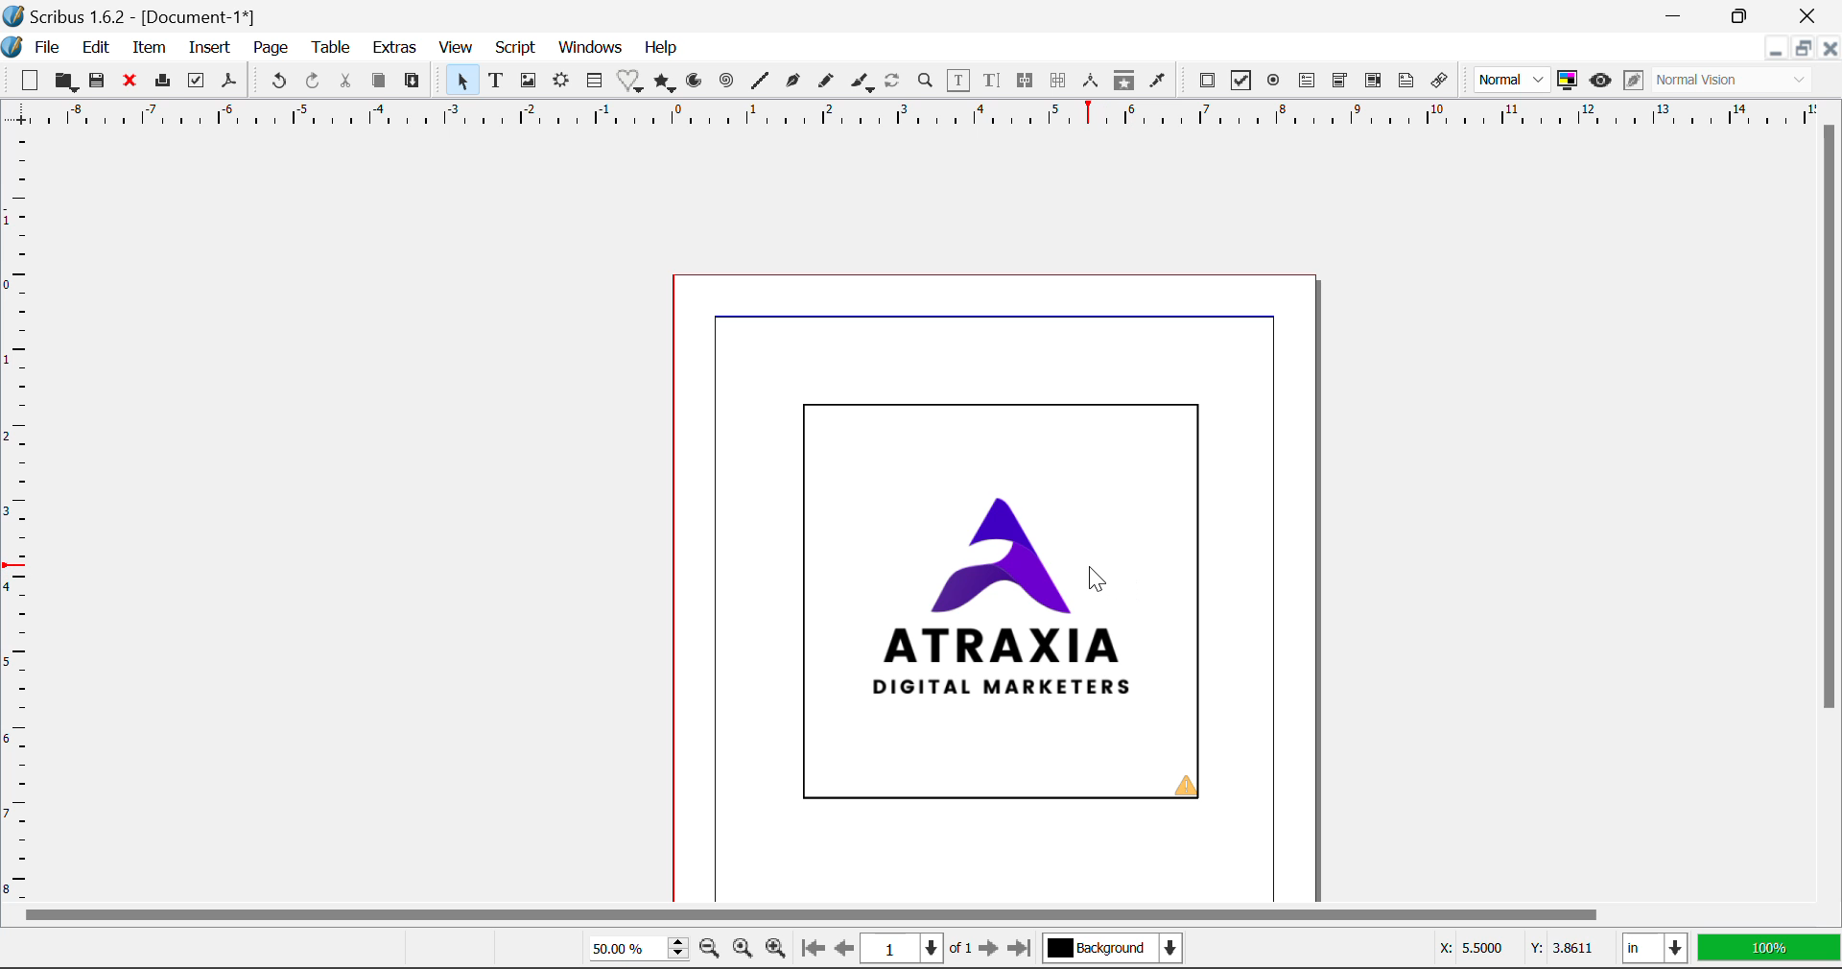 This screenshot has height=969, width=1842. Describe the element at coordinates (1122, 81) in the screenshot. I see `Copy Item Properties` at that location.